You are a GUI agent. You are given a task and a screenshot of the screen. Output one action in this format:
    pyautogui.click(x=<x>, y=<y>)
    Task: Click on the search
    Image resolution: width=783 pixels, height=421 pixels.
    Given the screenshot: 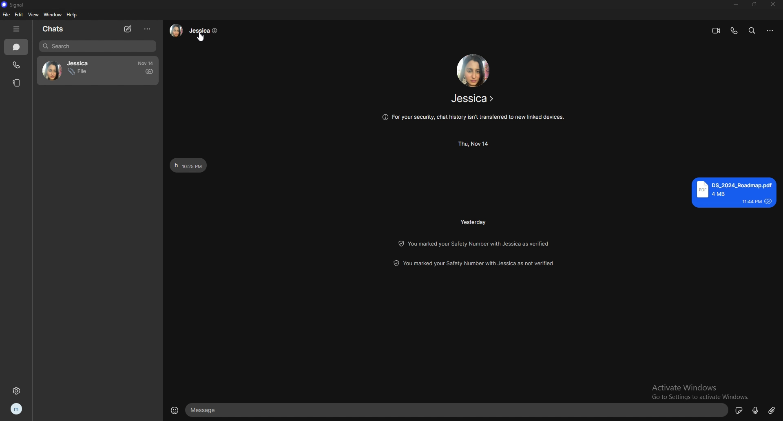 What is the action you would take?
    pyautogui.click(x=98, y=46)
    